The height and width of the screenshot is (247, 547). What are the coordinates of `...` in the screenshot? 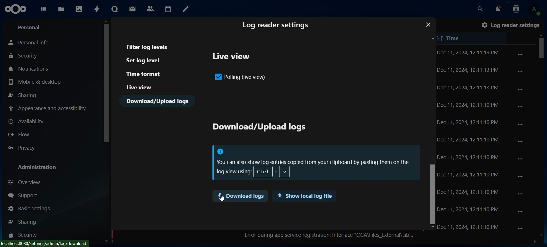 It's located at (521, 89).